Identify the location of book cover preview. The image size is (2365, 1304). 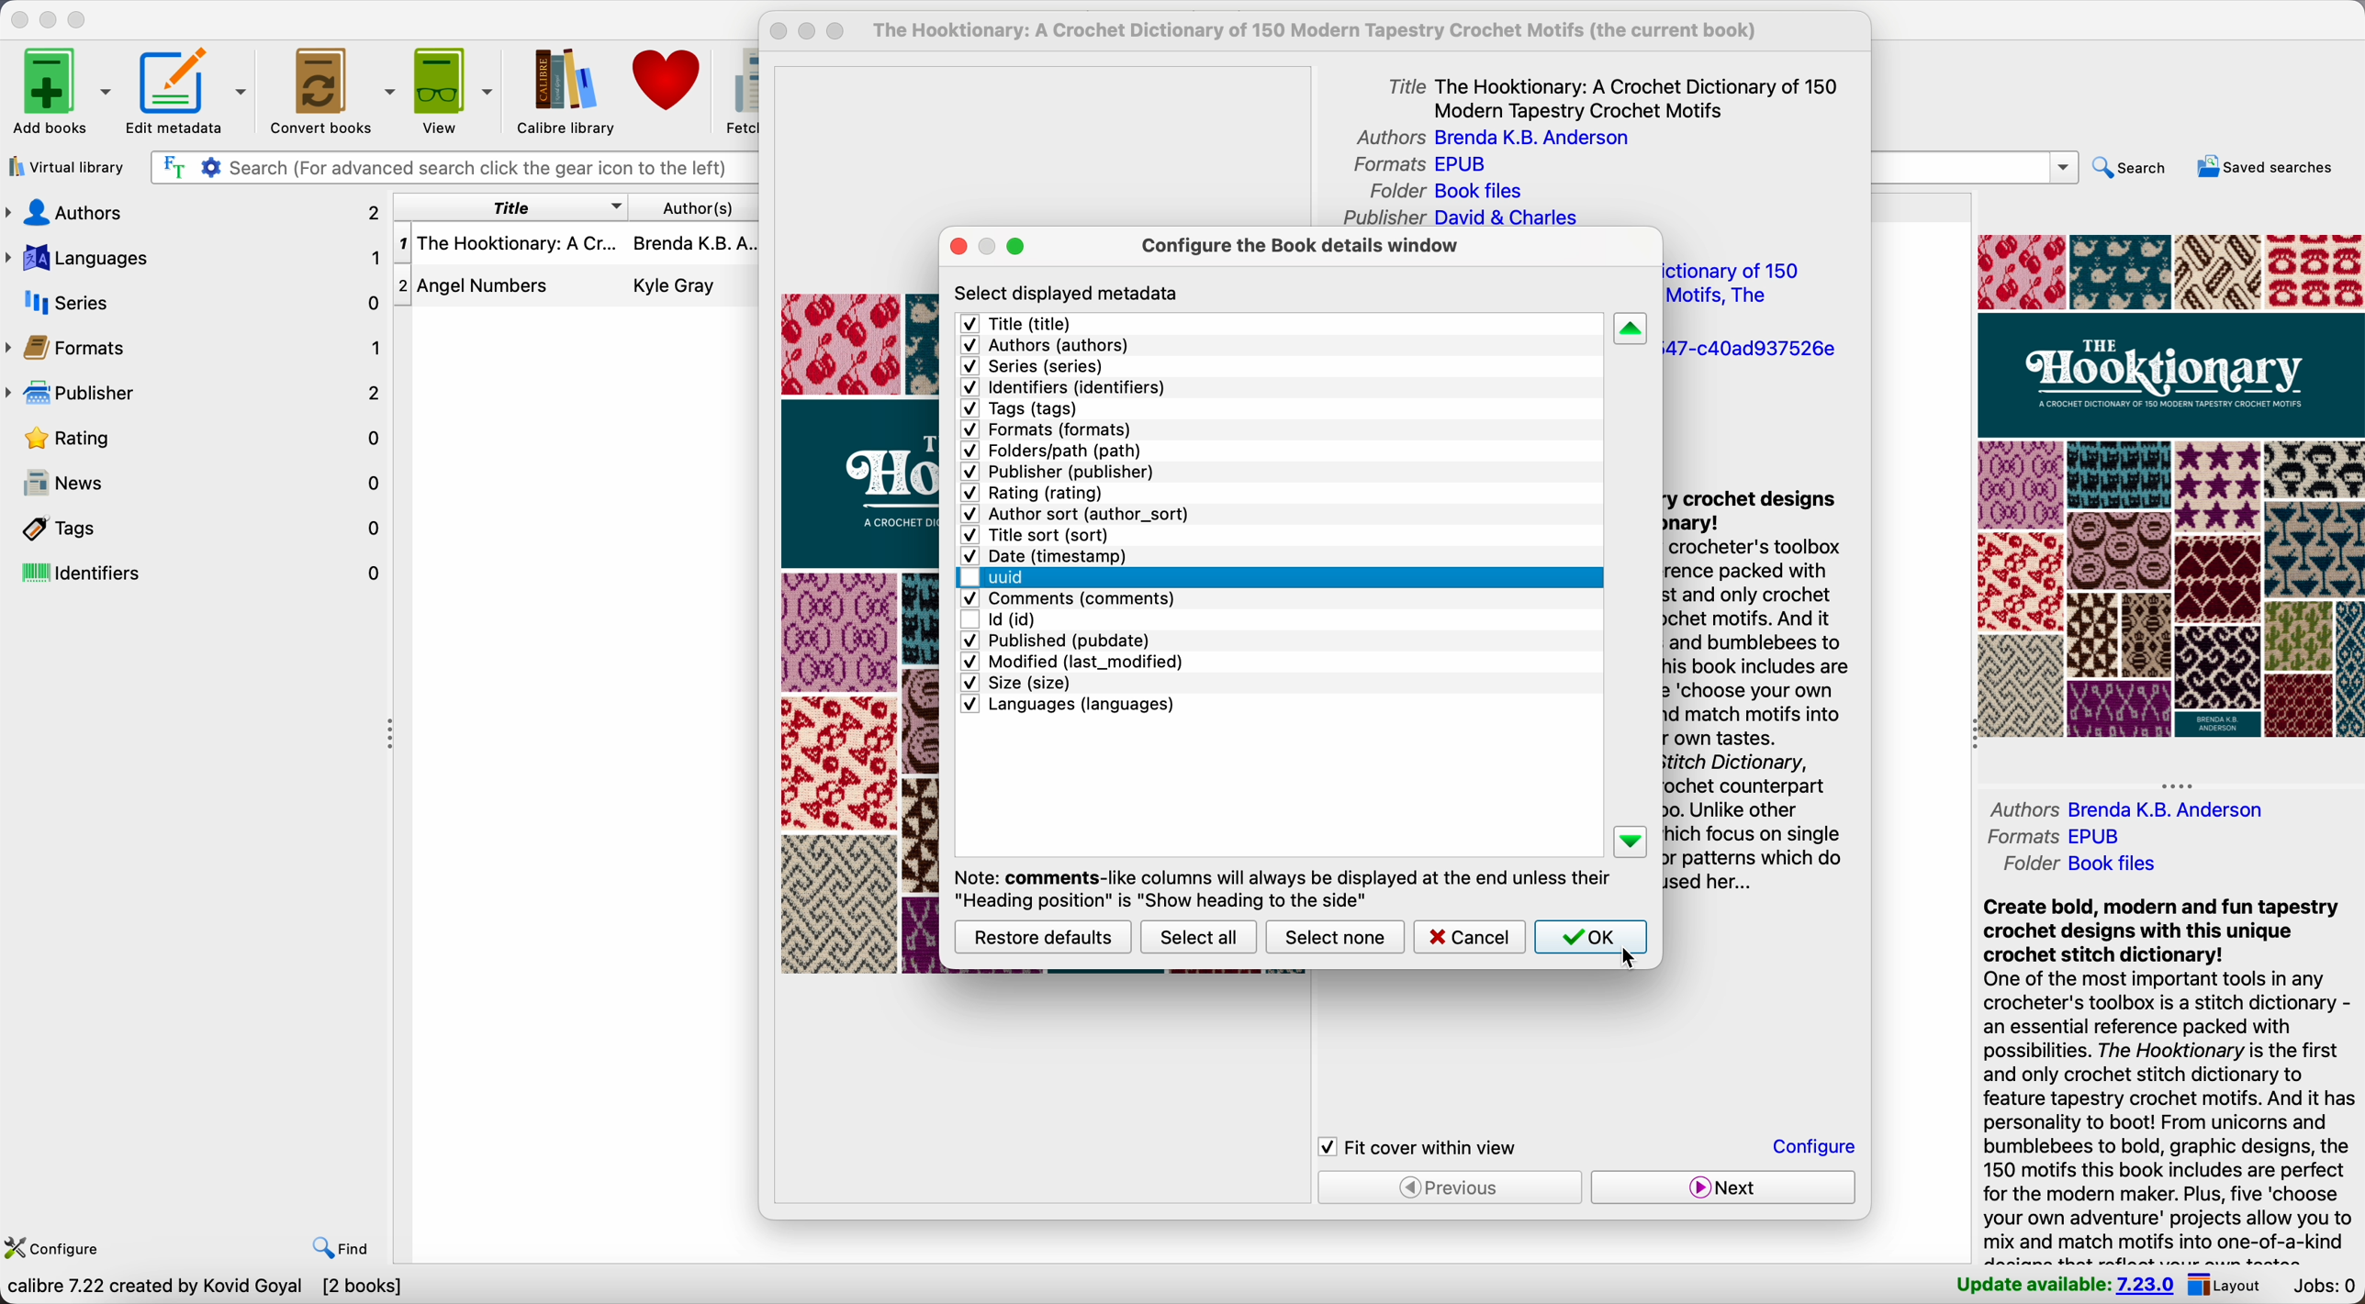
(863, 633).